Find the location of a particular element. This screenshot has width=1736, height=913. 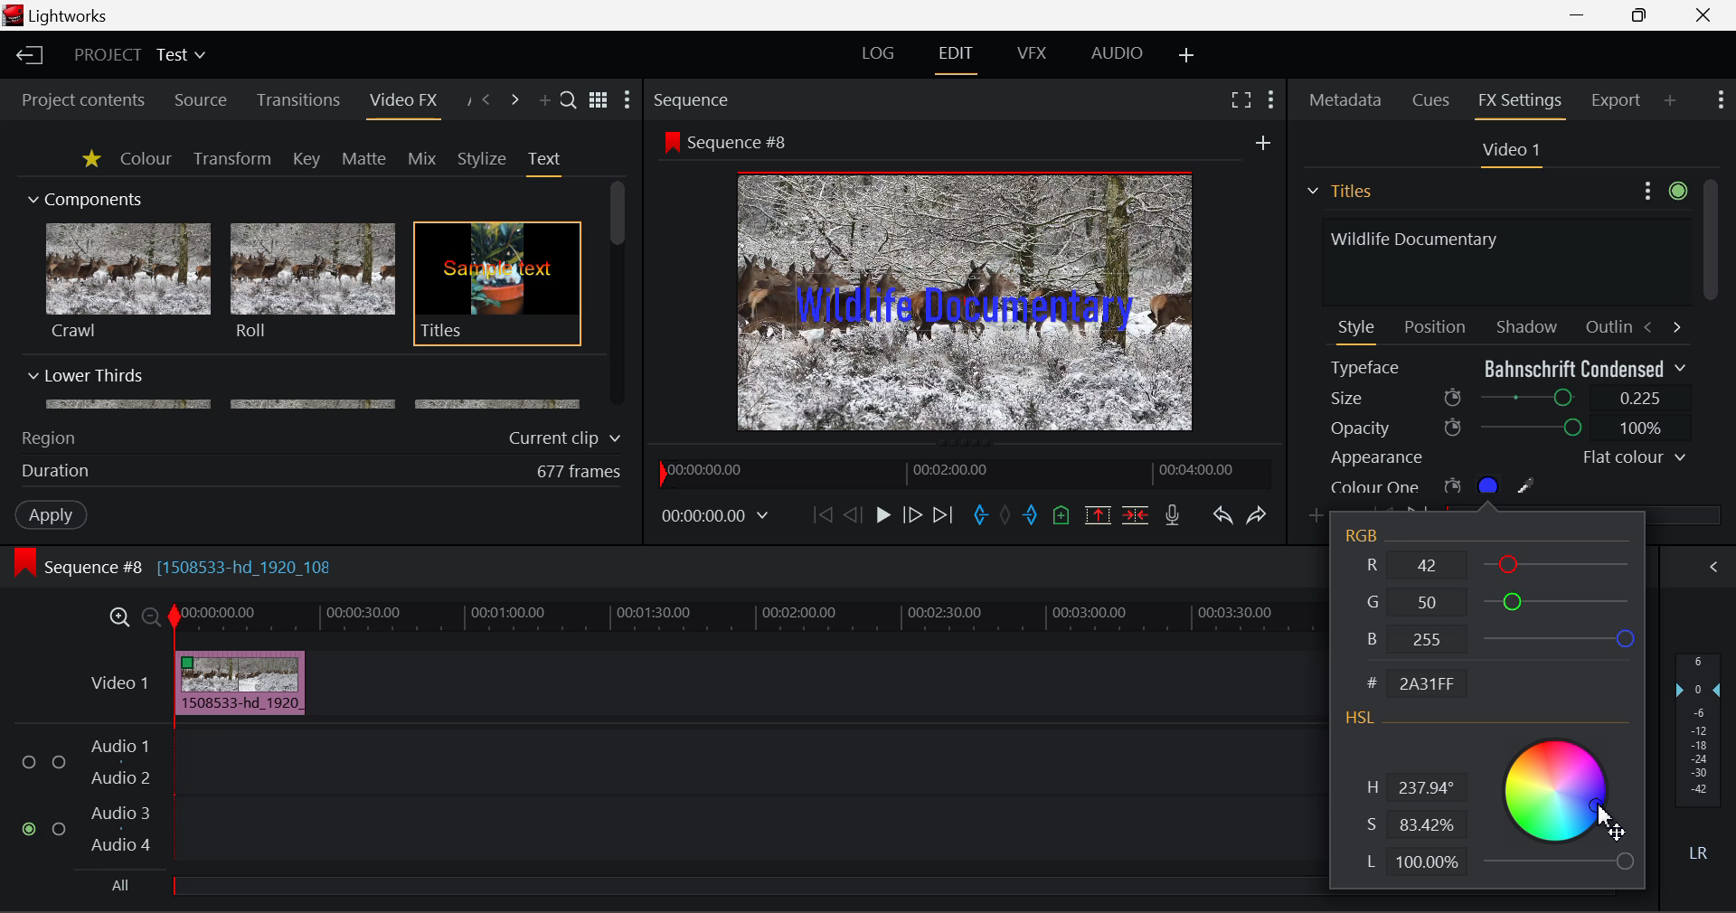

Frame Time is located at coordinates (716, 518).